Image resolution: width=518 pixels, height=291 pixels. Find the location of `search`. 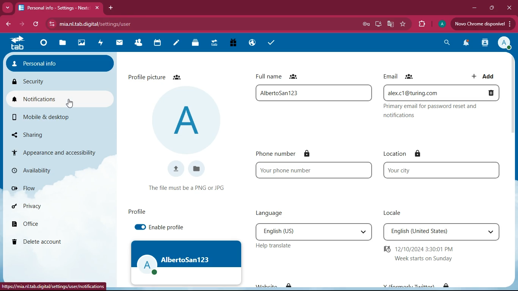

search is located at coordinates (446, 42).